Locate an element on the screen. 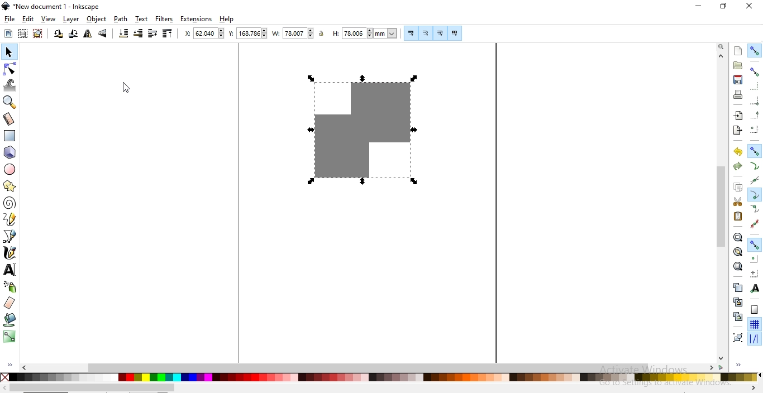  text is located at coordinates (141, 18).